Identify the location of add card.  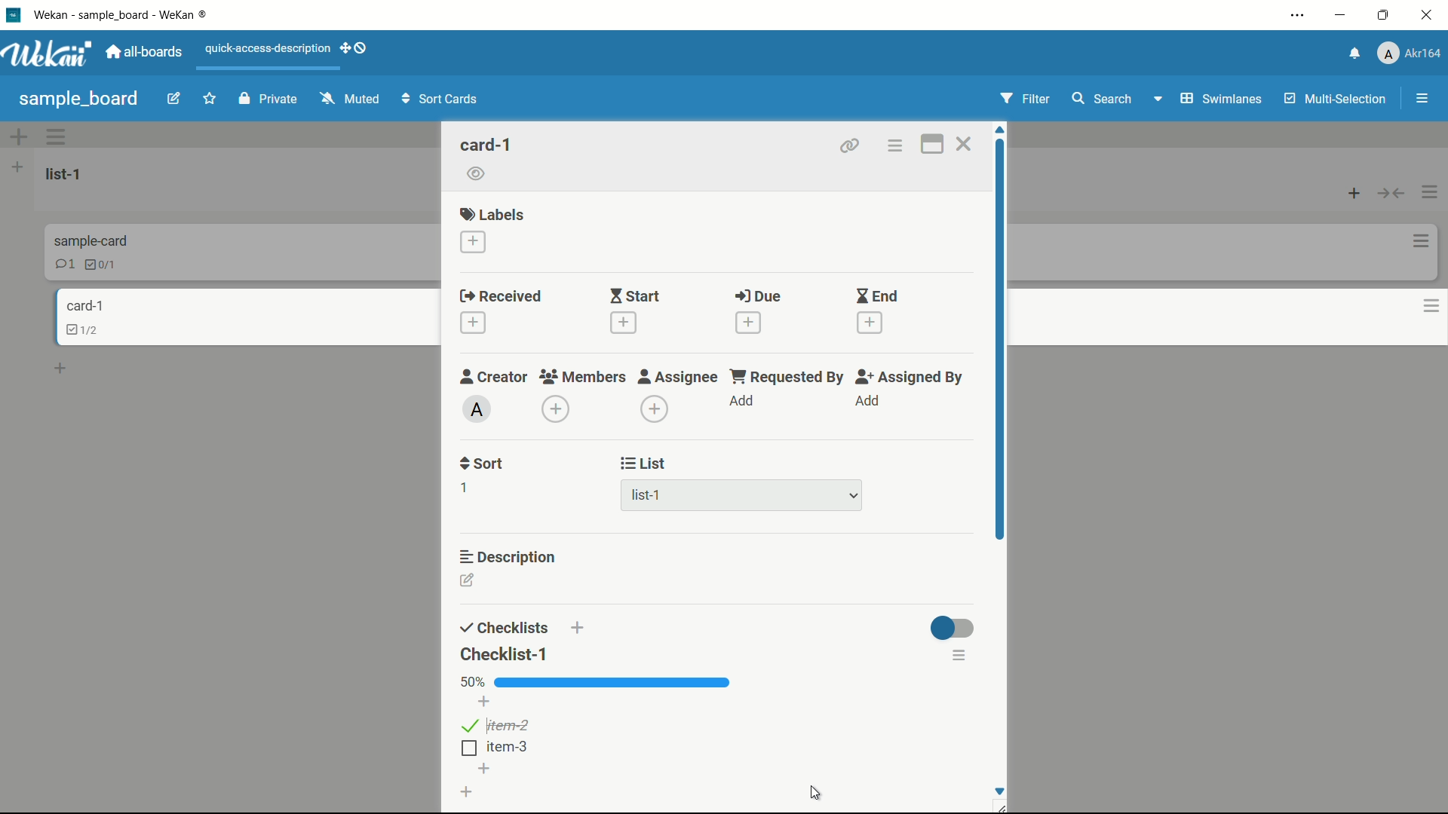
(61, 369).